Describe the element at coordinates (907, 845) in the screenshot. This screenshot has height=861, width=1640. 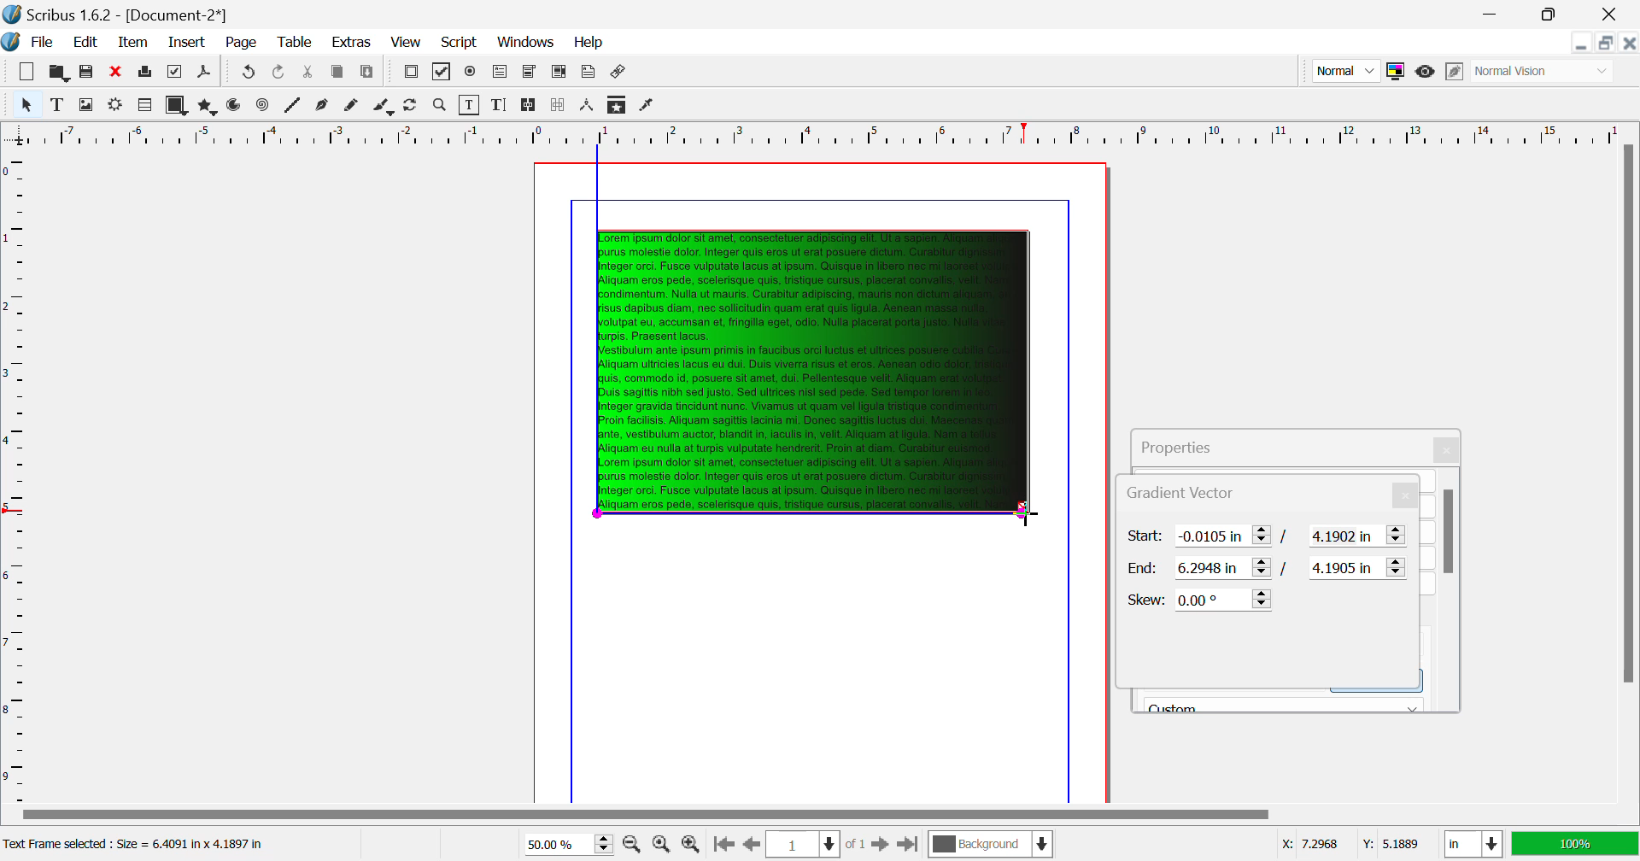
I see `Last Page` at that location.